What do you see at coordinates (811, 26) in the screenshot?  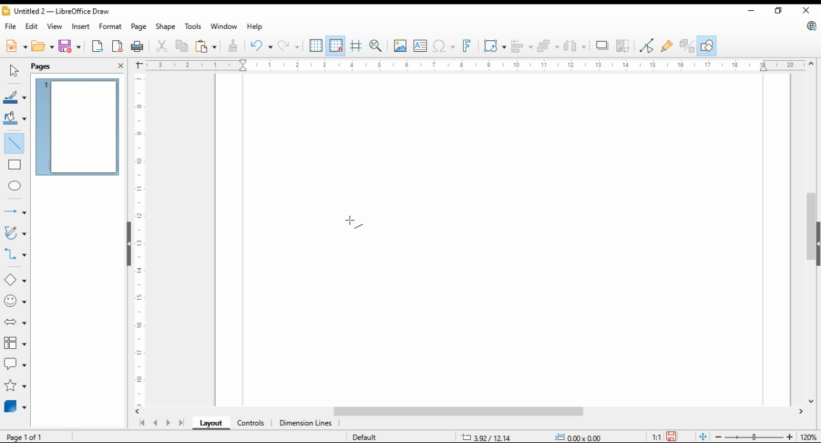 I see `libre office update` at bounding box center [811, 26].